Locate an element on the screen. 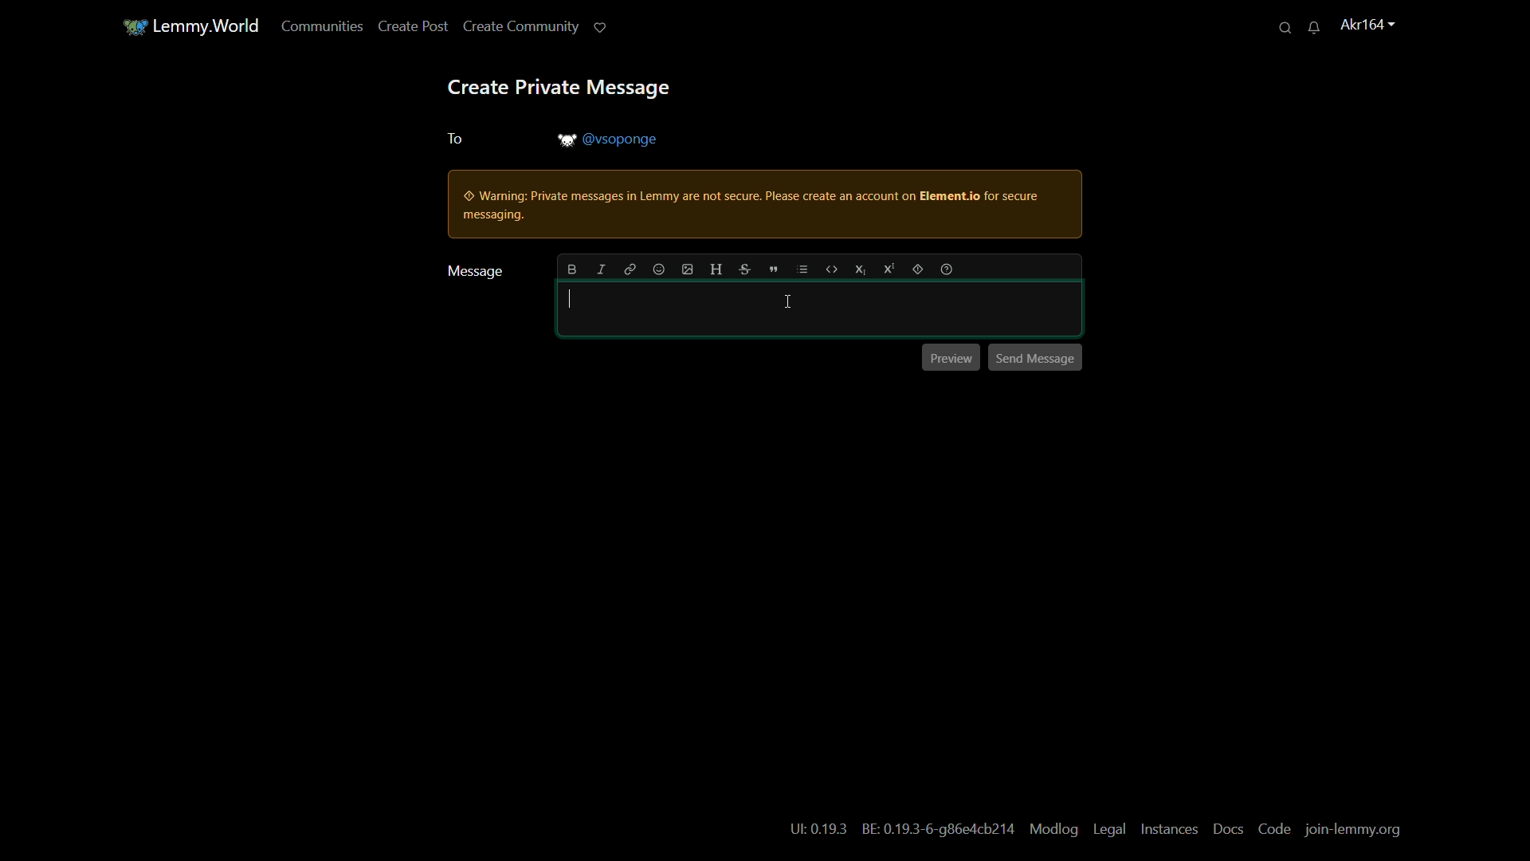  cursor is located at coordinates (788, 304).